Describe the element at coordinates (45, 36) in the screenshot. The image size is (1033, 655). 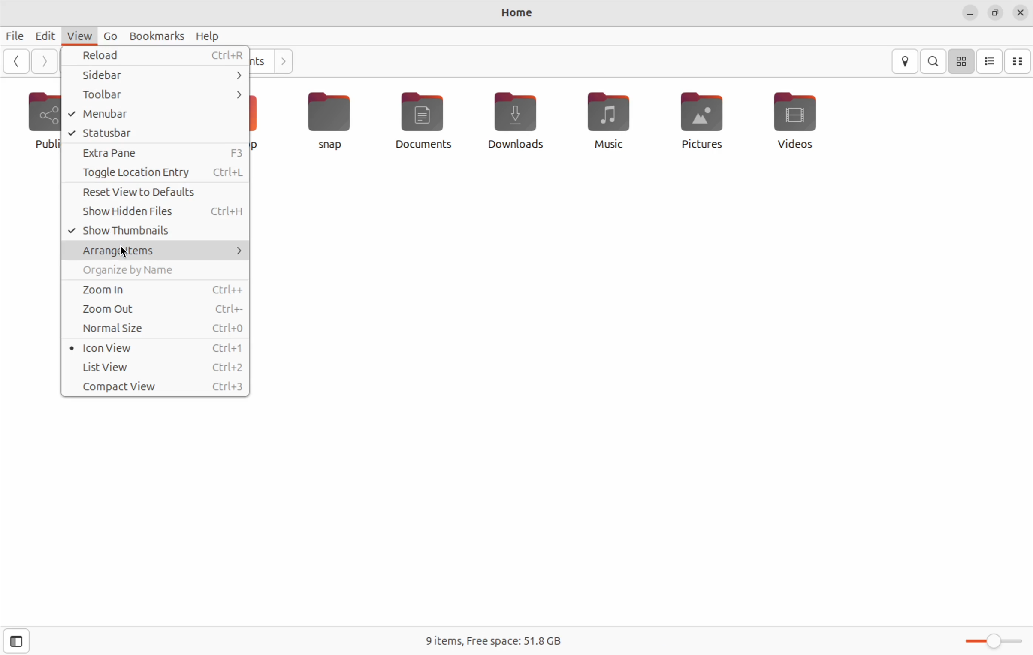
I see `Edit` at that location.